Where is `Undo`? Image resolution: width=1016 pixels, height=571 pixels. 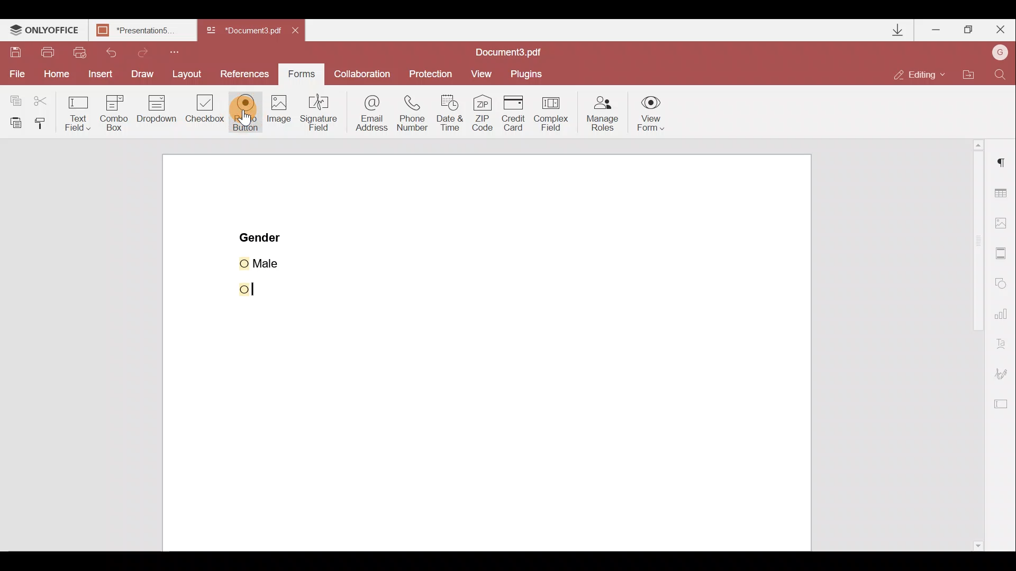
Undo is located at coordinates (116, 51).